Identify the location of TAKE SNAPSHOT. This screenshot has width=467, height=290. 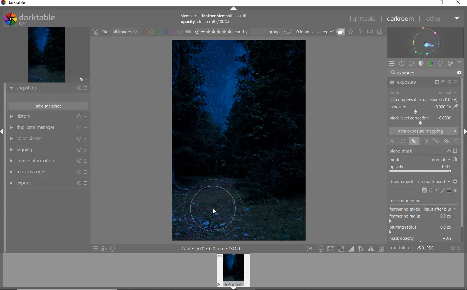
(49, 106).